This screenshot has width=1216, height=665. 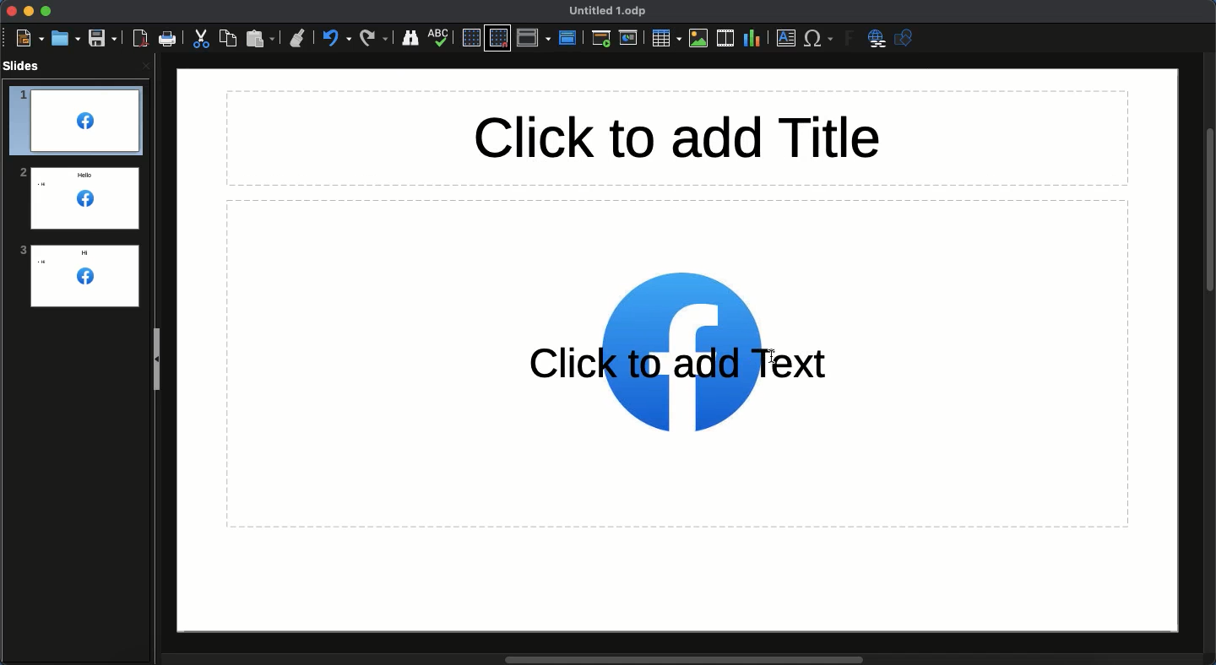 What do you see at coordinates (725, 40) in the screenshot?
I see `Audio or video` at bounding box center [725, 40].